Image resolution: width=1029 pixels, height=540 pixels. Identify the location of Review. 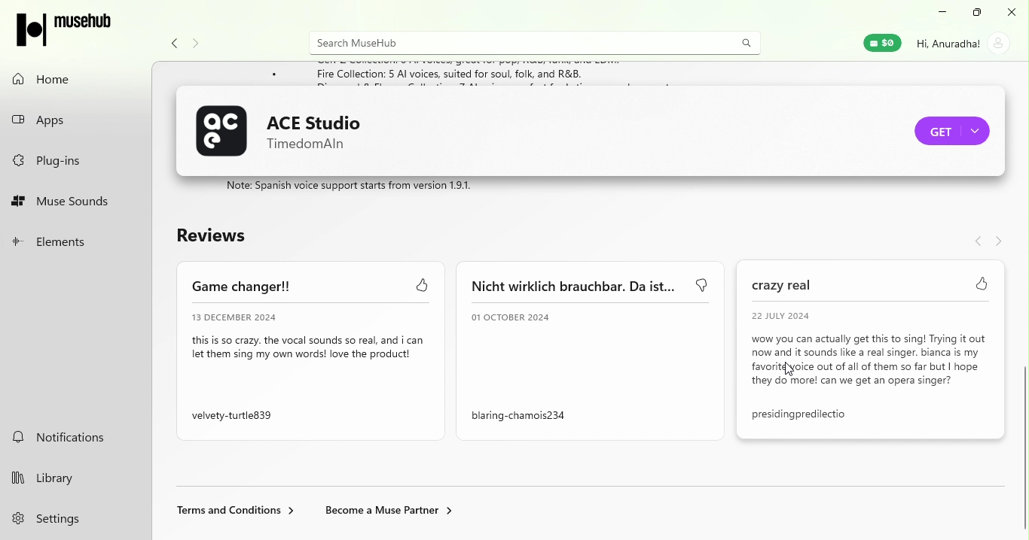
(875, 357).